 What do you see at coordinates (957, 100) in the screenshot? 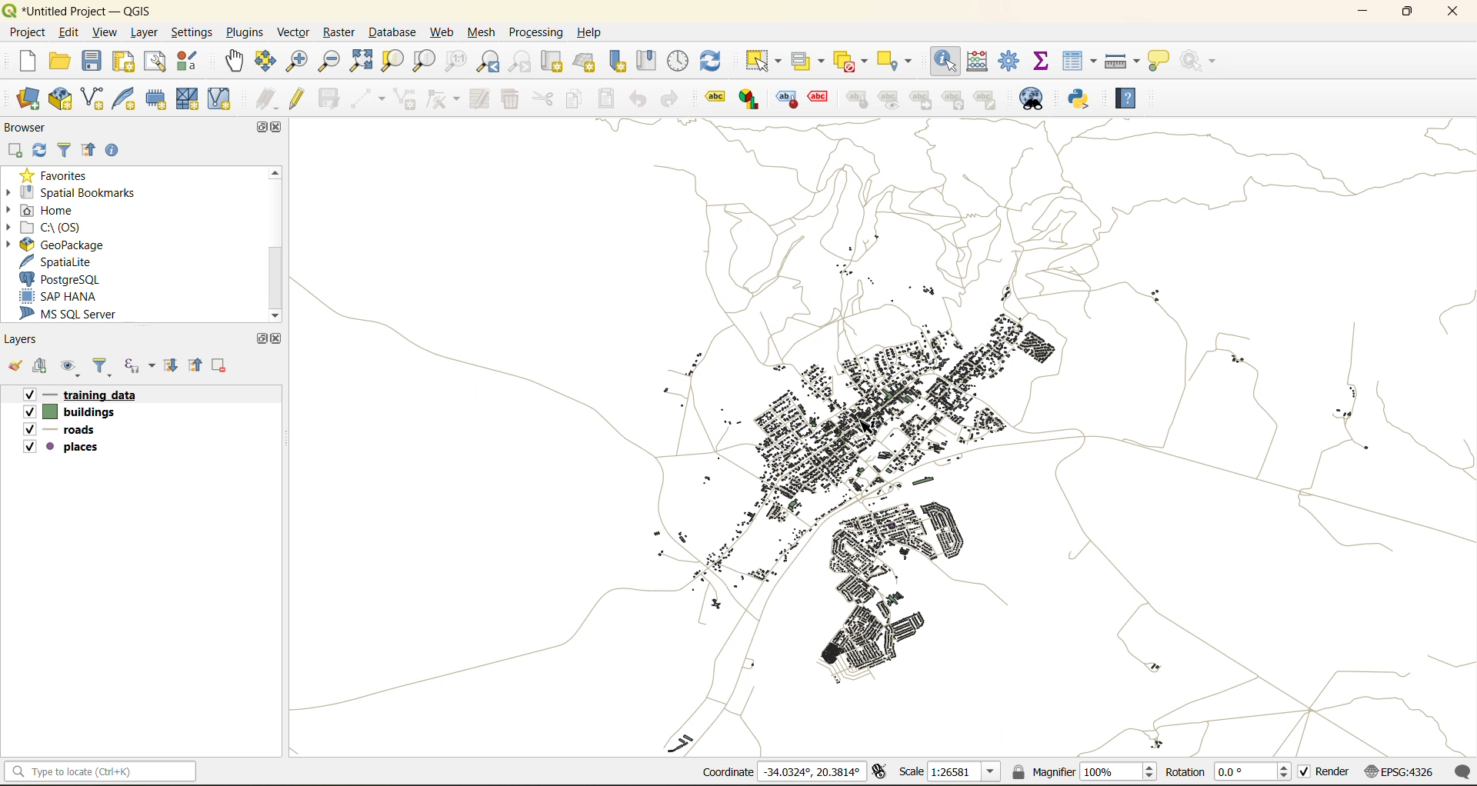
I see `hierarchy` at bounding box center [957, 100].